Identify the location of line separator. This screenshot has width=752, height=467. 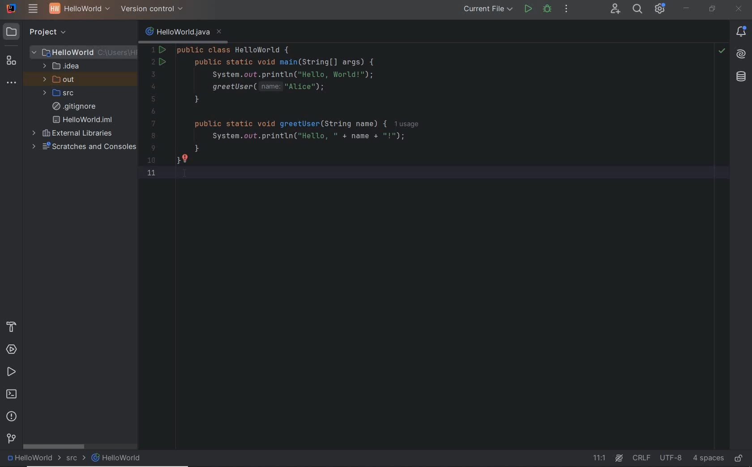
(643, 458).